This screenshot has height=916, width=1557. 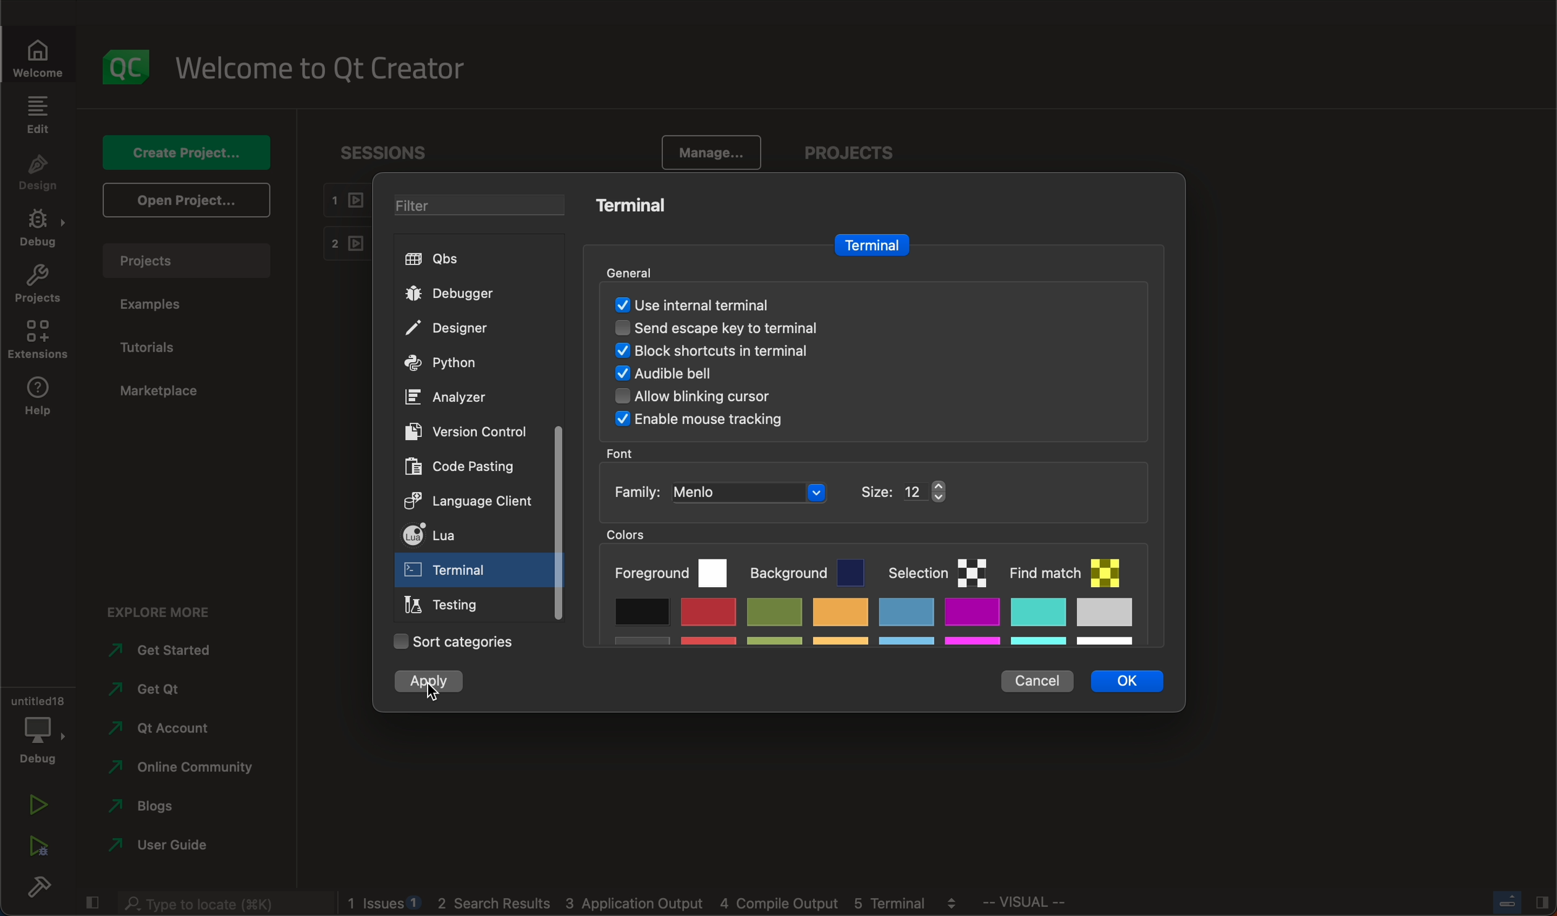 What do you see at coordinates (462, 294) in the screenshot?
I see `debugger` at bounding box center [462, 294].